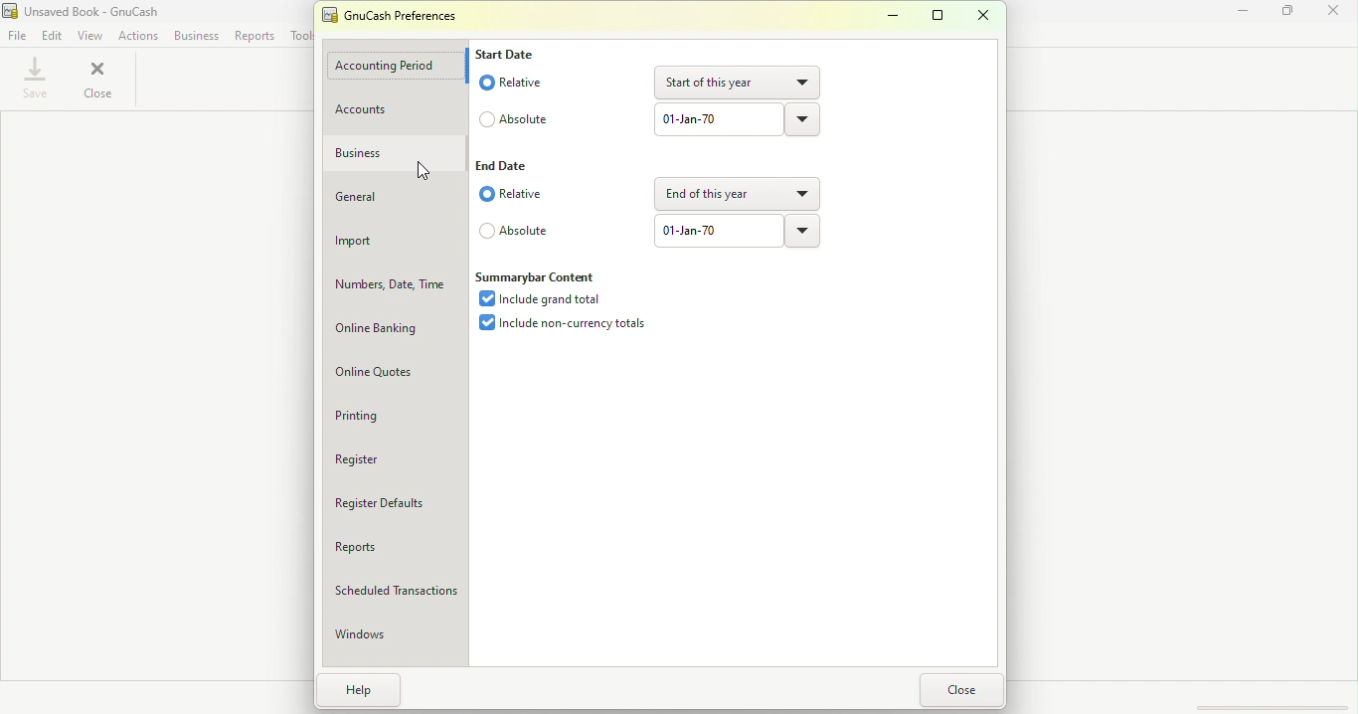 This screenshot has height=714, width=1358. What do you see at coordinates (510, 166) in the screenshot?
I see `End date` at bounding box center [510, 166].